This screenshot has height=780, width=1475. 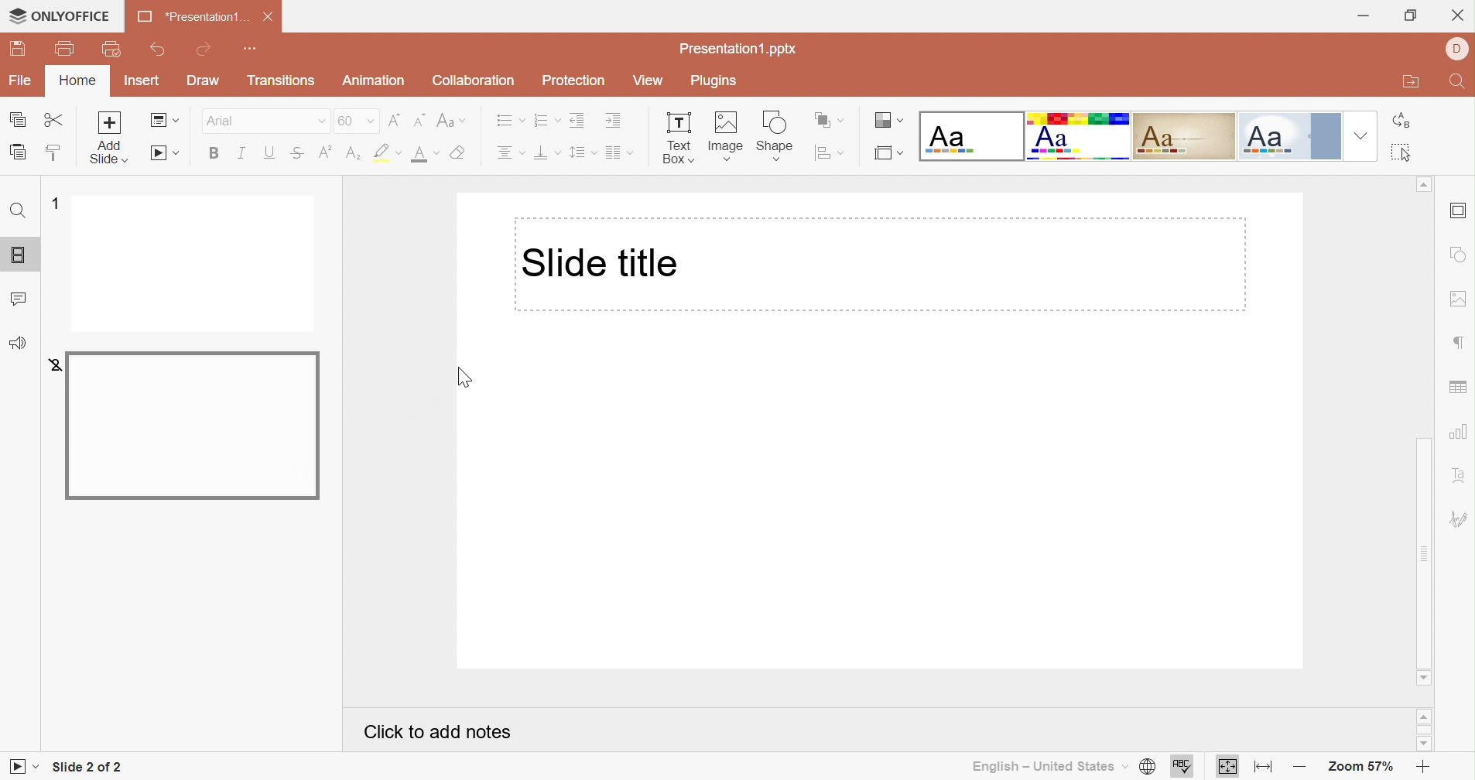 I want to click on Increase indent, so click(x=611, y=121).